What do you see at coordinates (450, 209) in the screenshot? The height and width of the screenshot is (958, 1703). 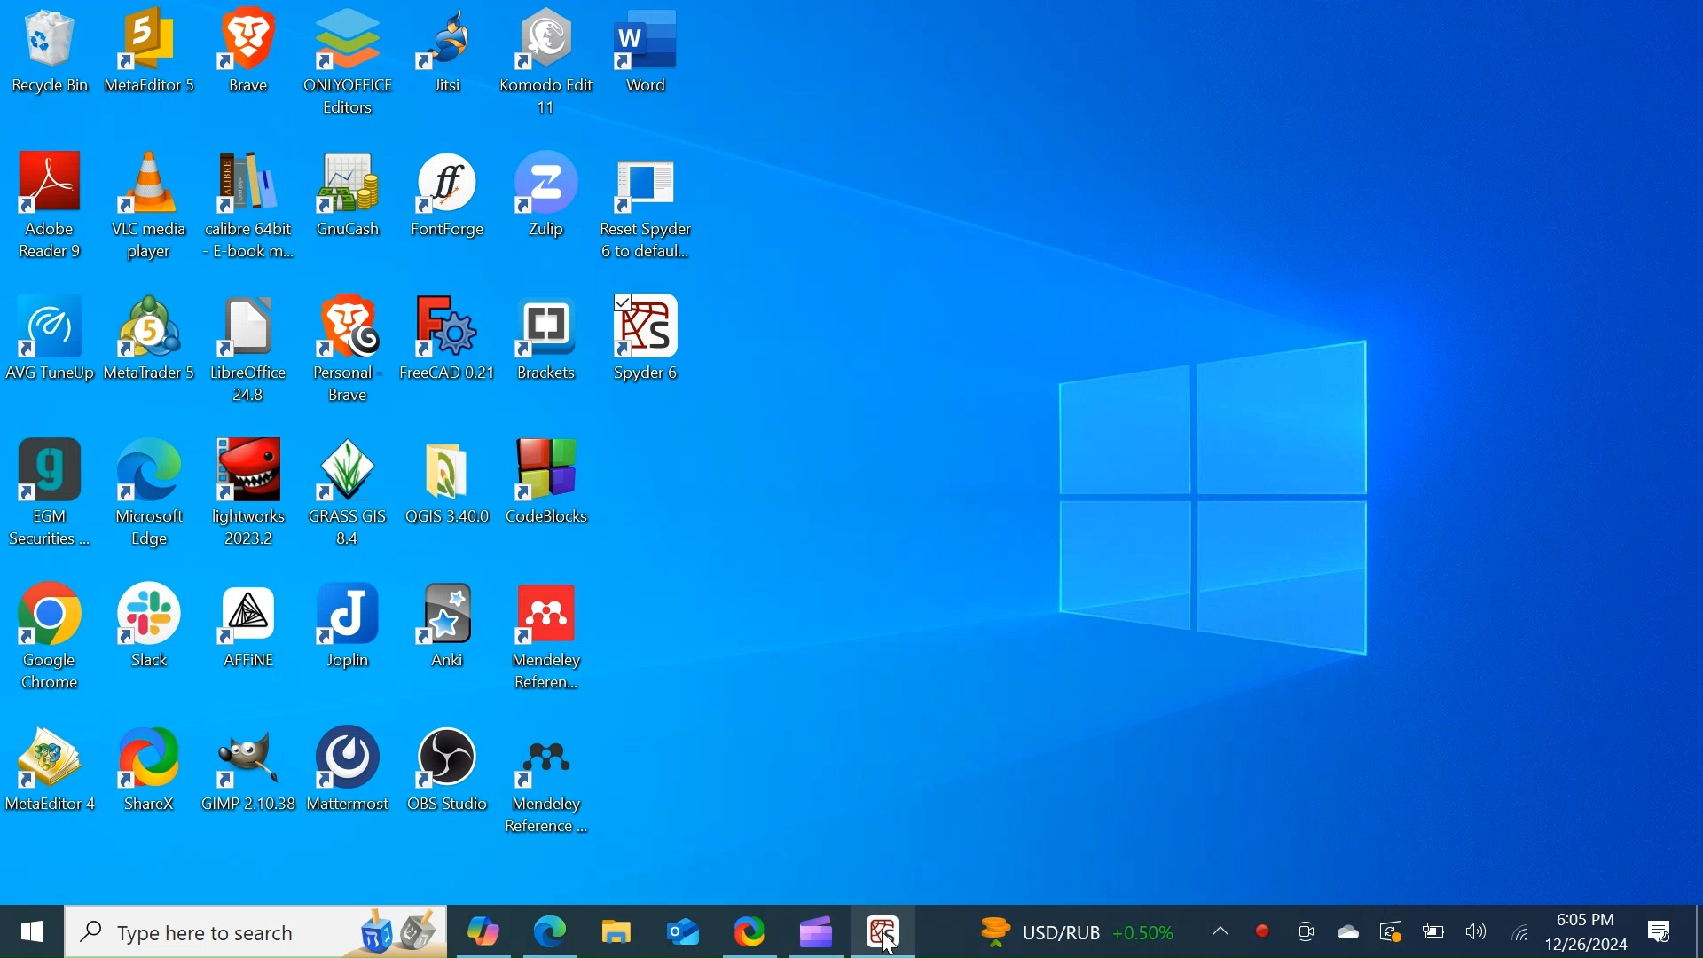 I see `FontForge Desktop Icon` at bounding box center [450, 209].